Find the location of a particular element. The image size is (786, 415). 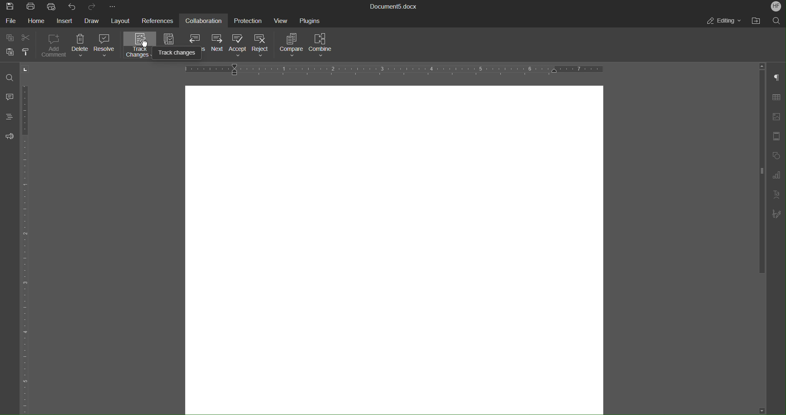

Resolve is located at coordinates (108, 49).